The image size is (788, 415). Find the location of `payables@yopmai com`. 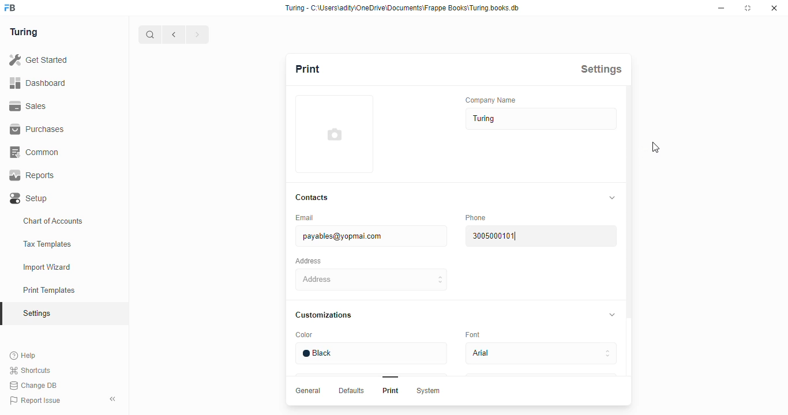

payables@yopmai com is located at coordinates (367, 237).